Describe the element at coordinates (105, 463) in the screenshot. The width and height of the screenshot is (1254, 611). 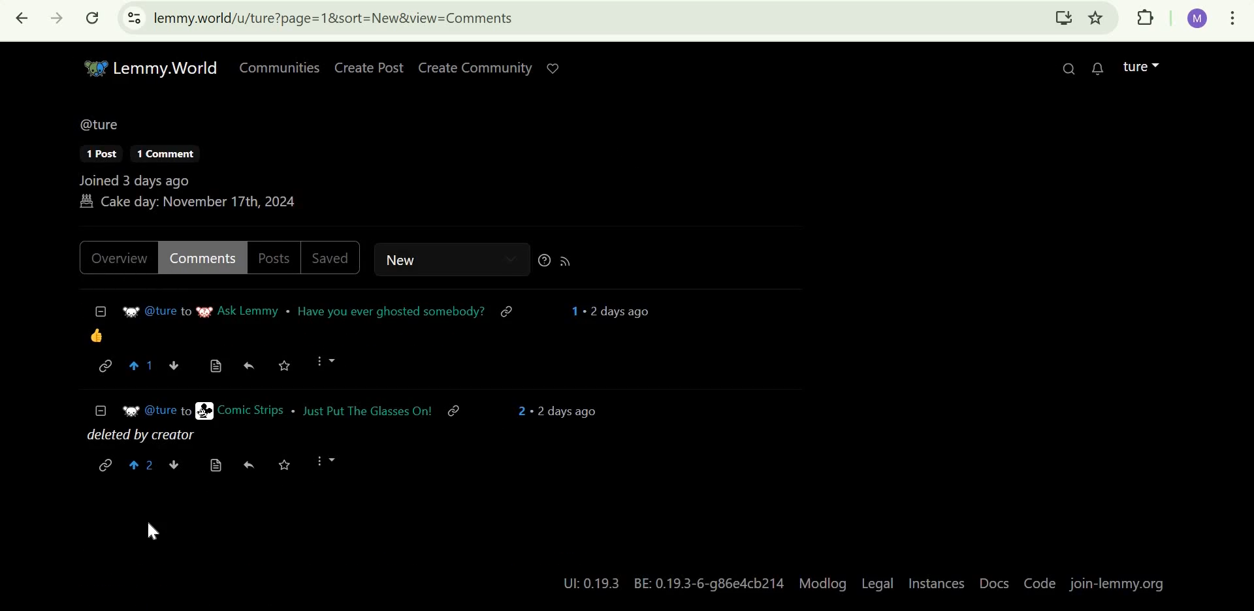
I see `link` at that location.